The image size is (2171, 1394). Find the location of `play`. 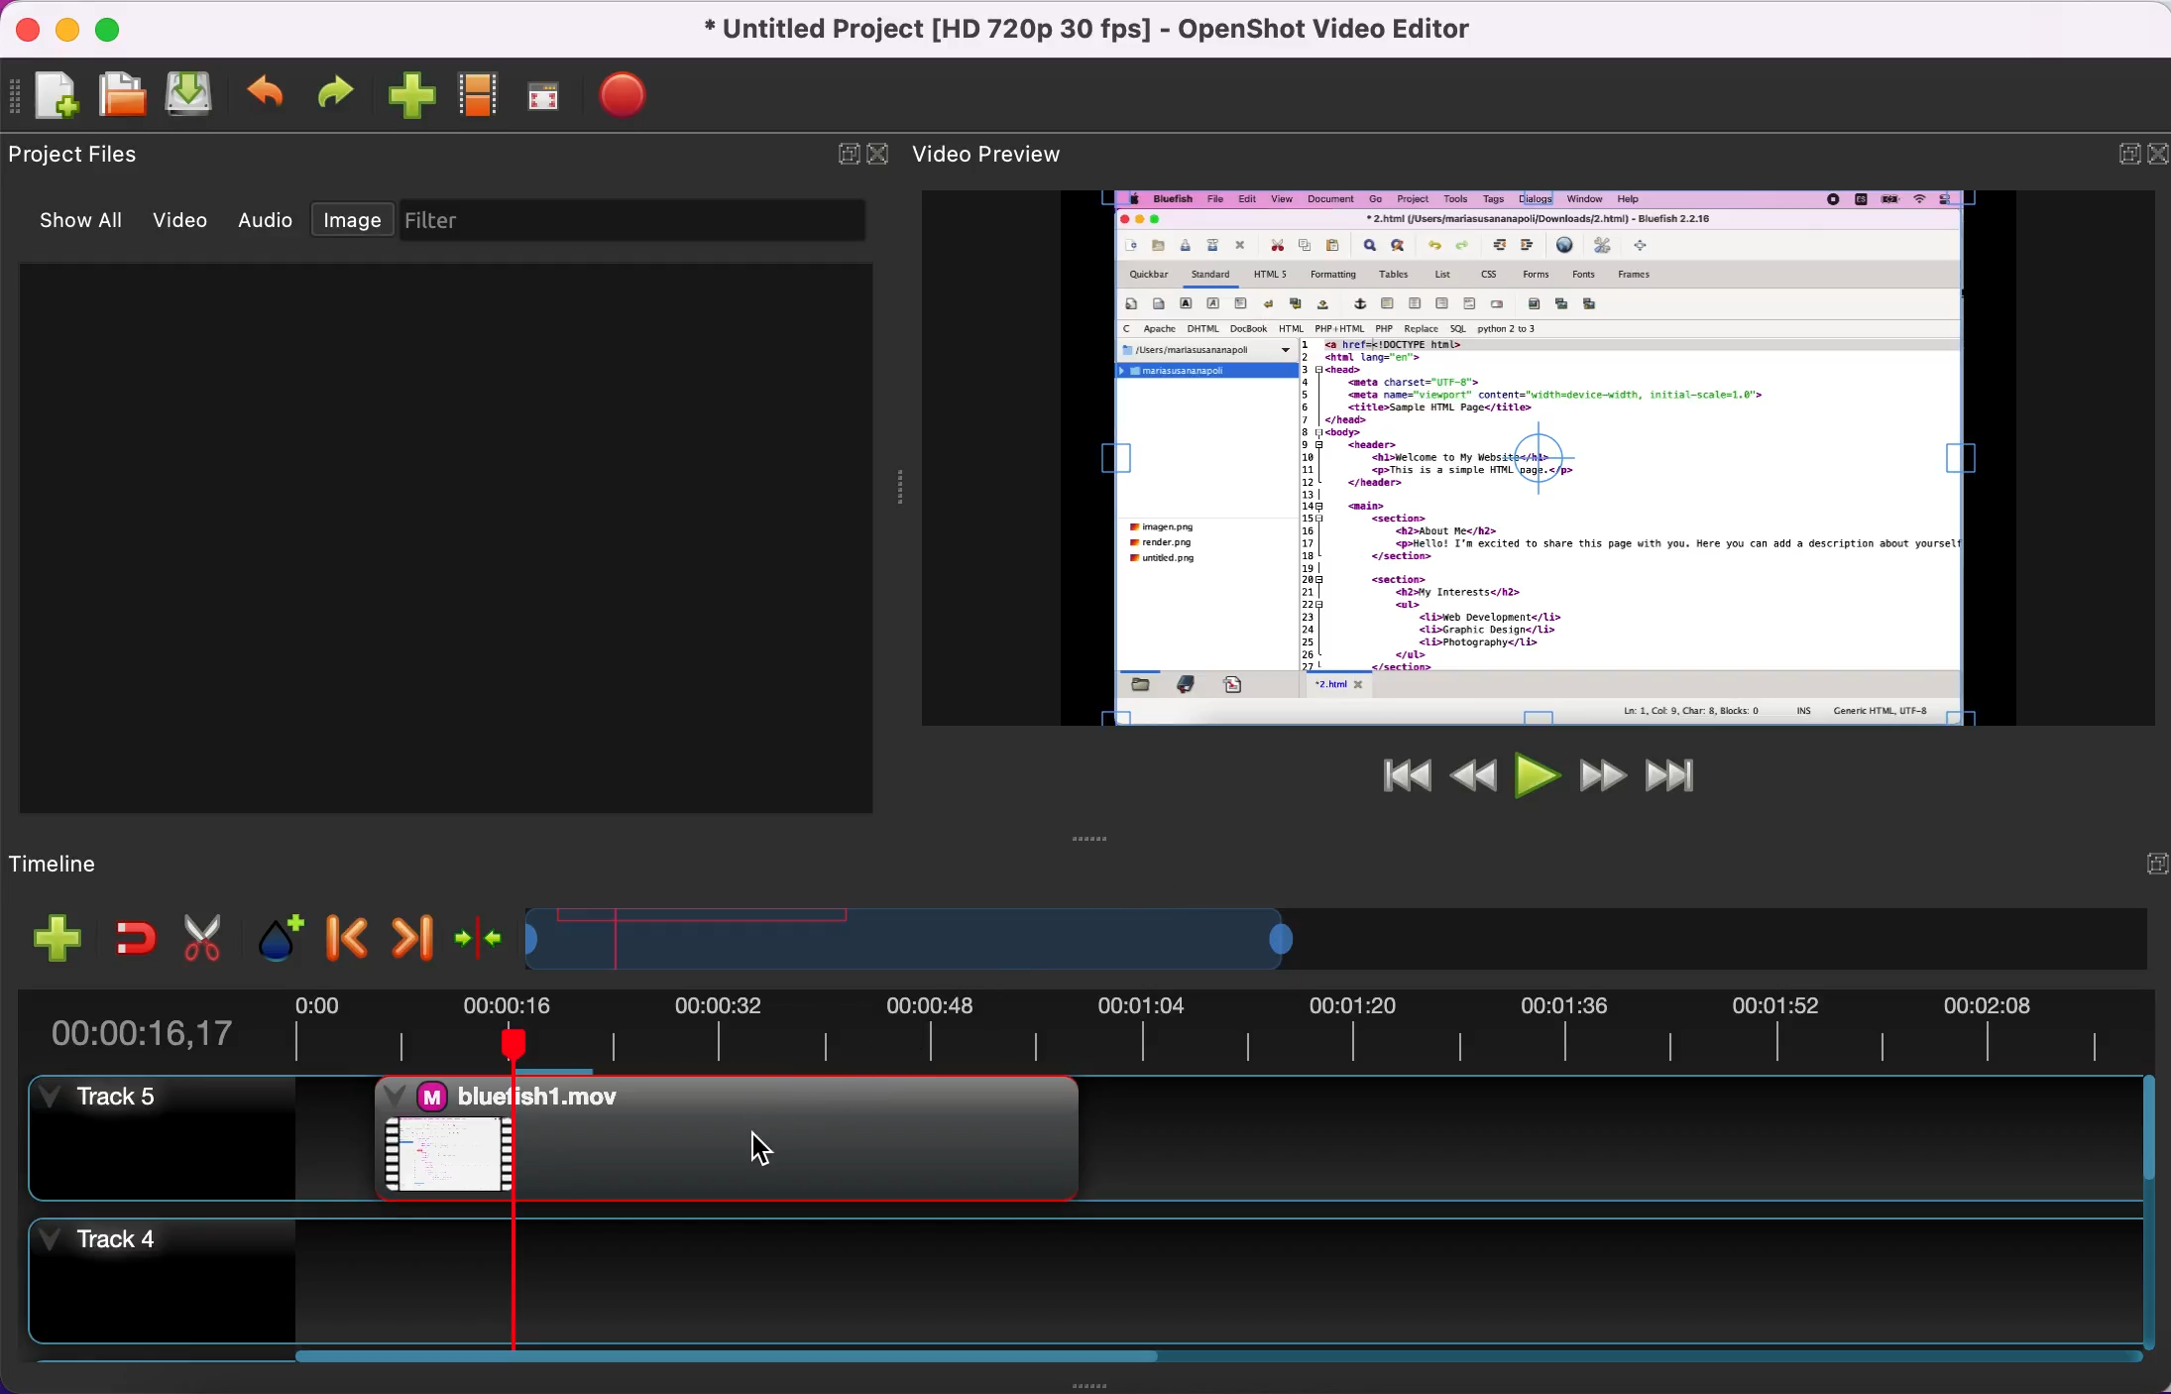

play is located at coordinates (1534, 774).